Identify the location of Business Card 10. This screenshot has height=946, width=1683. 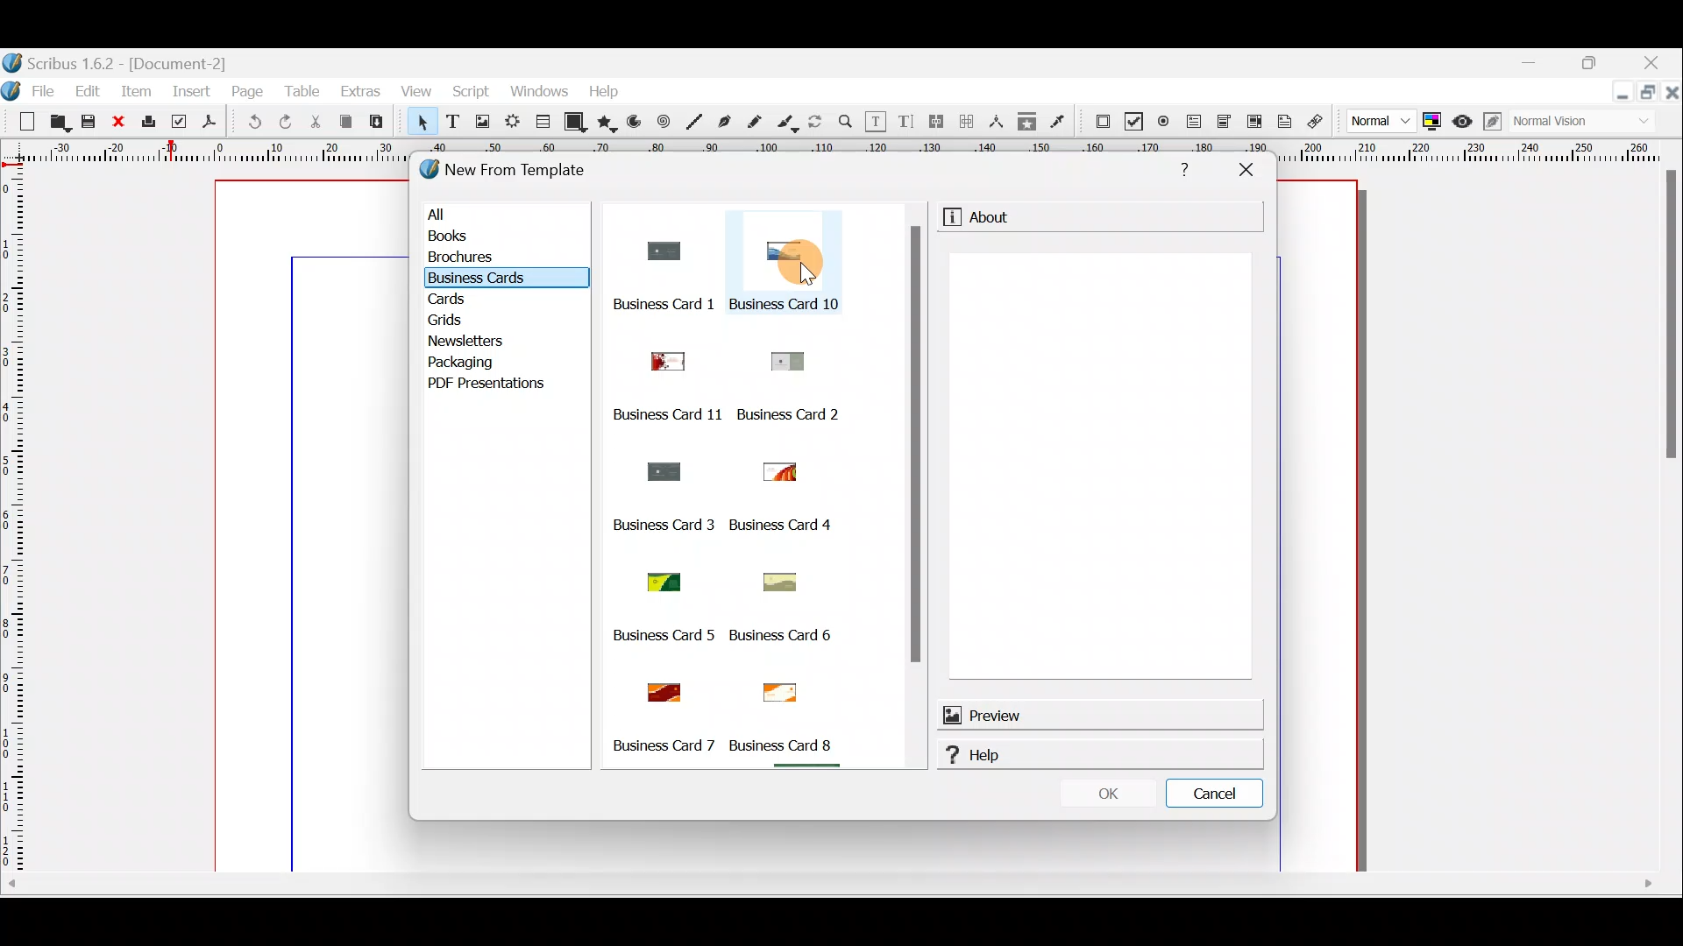
(787, 302).